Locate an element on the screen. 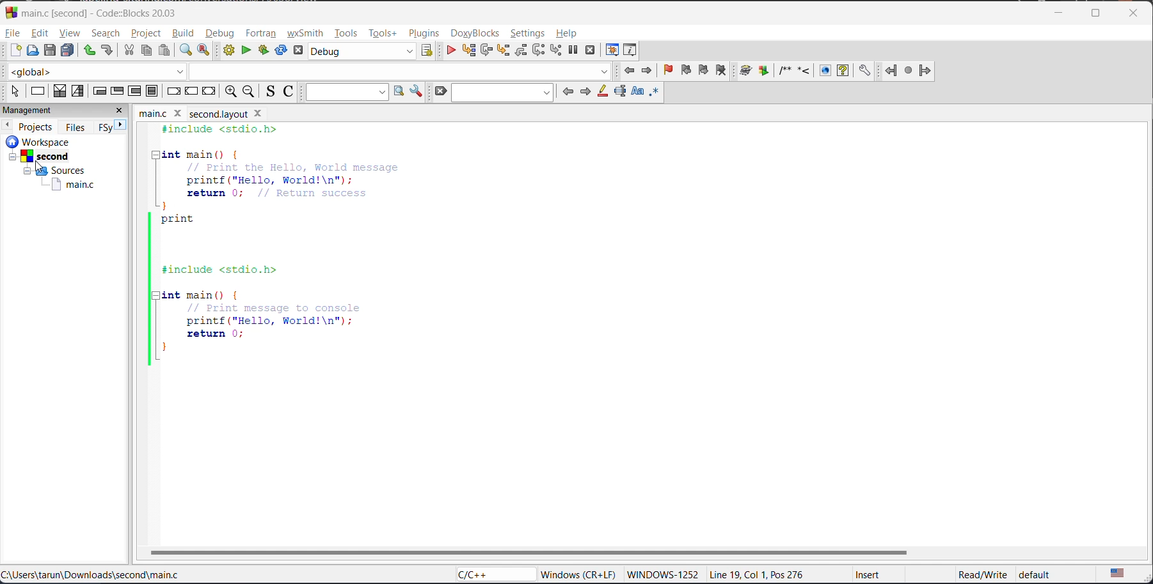  jump back is located at coordinates (632, 71).